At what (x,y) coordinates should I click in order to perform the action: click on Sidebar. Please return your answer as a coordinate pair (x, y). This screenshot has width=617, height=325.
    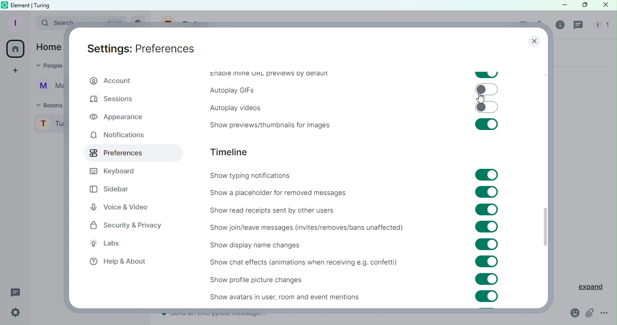
    Looking at the image, I should click on (116, 187).